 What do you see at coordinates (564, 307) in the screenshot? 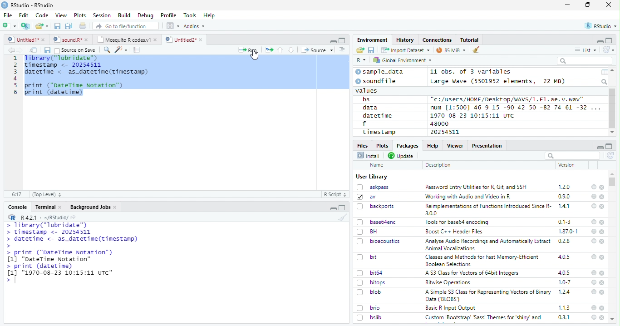
I see `1.1.3` at bounding box center [564, 307].